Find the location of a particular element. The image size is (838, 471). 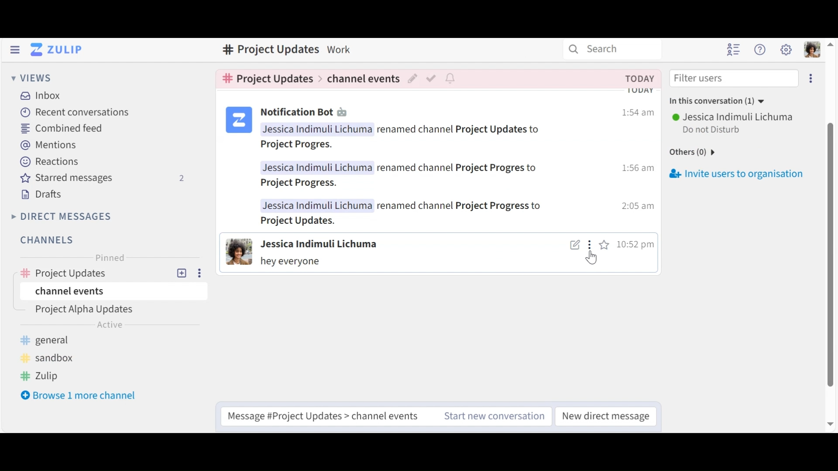

Topic is located at coordinates (116, 311).